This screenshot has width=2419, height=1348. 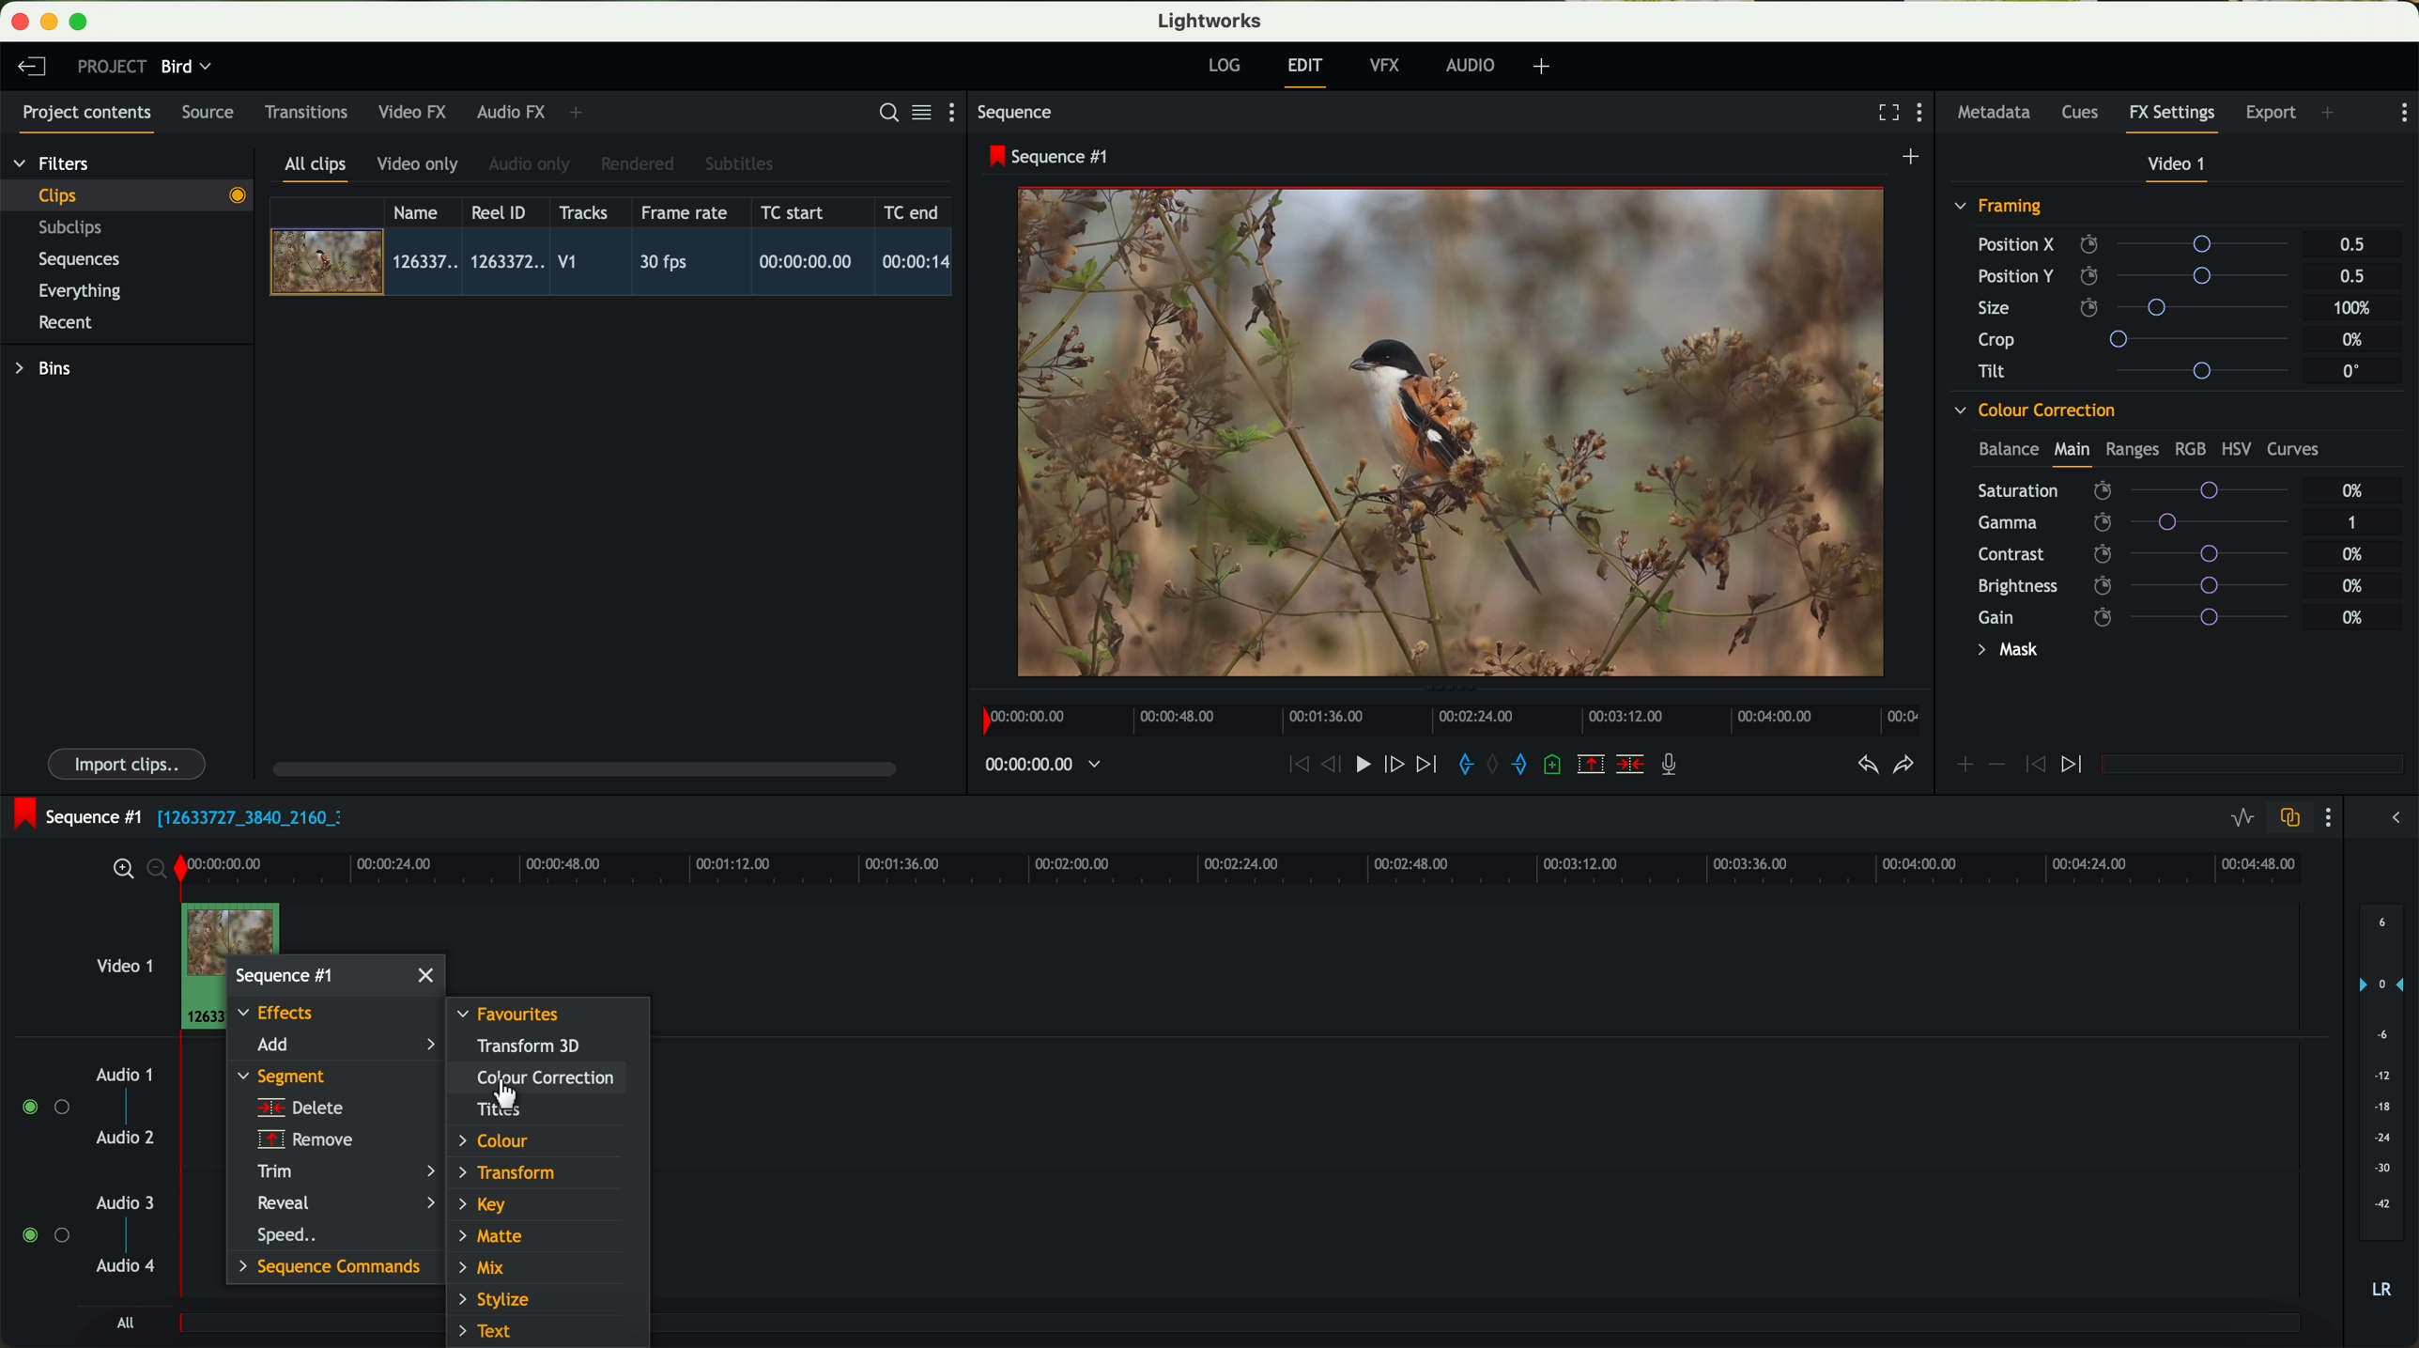 What do you see at coordinates (1593, 765) in the screenshot?
I see `remove the marked section` at bounding box center [1593, 765].